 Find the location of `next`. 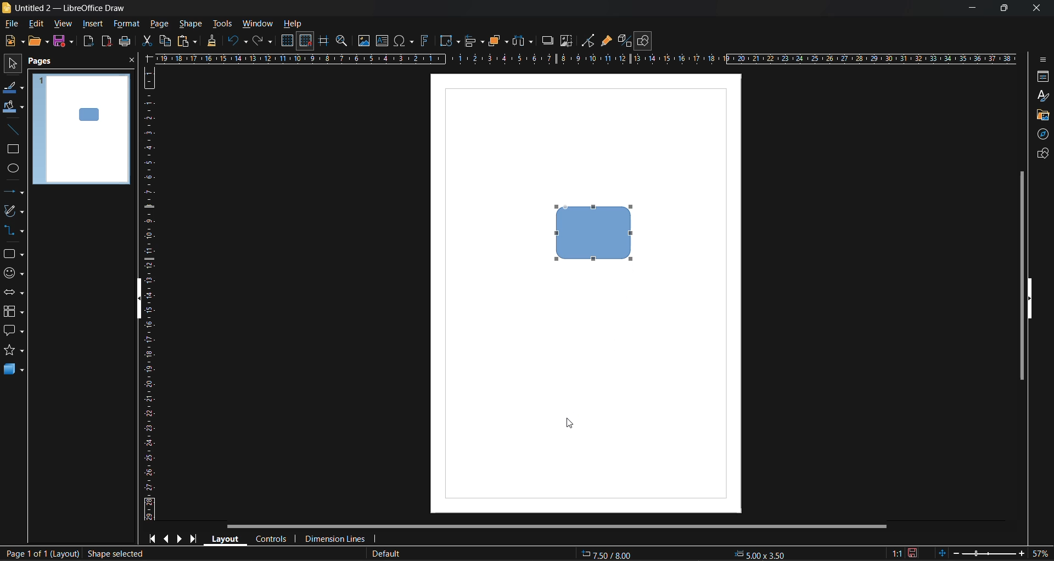

next is located at coordinates (180, 538).